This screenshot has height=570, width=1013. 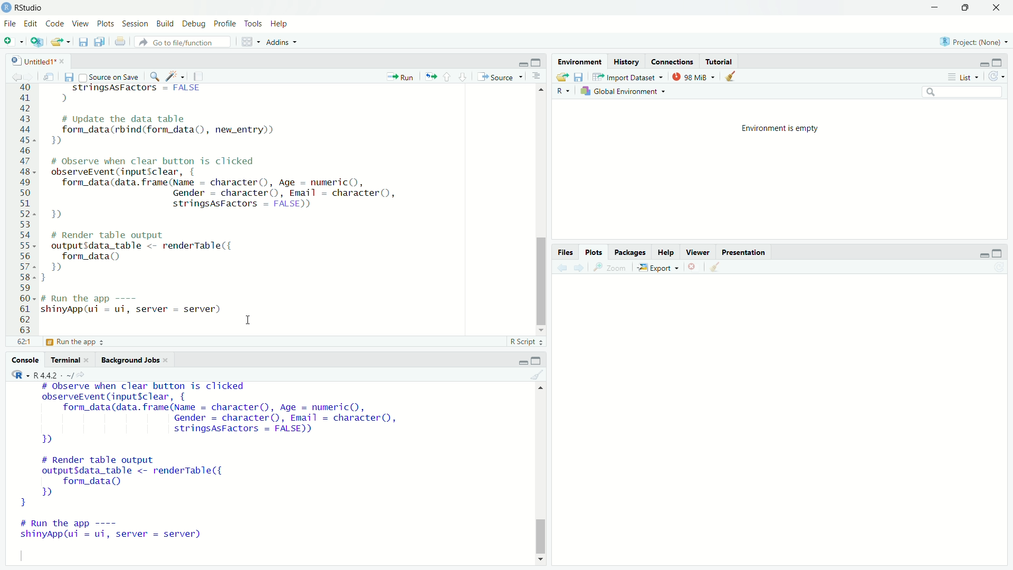 I want to click on console, so click(x=24, y=360).